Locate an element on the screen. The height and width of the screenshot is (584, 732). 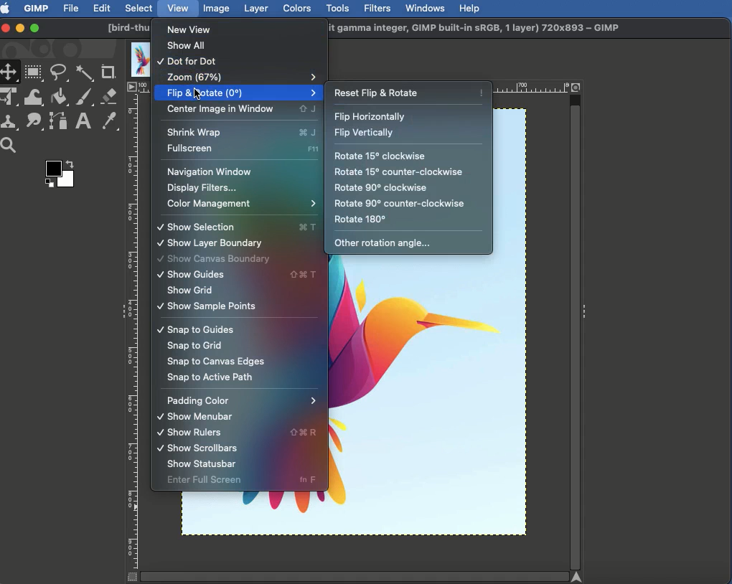
Show layer boundary is located at coordinates (210, 243).